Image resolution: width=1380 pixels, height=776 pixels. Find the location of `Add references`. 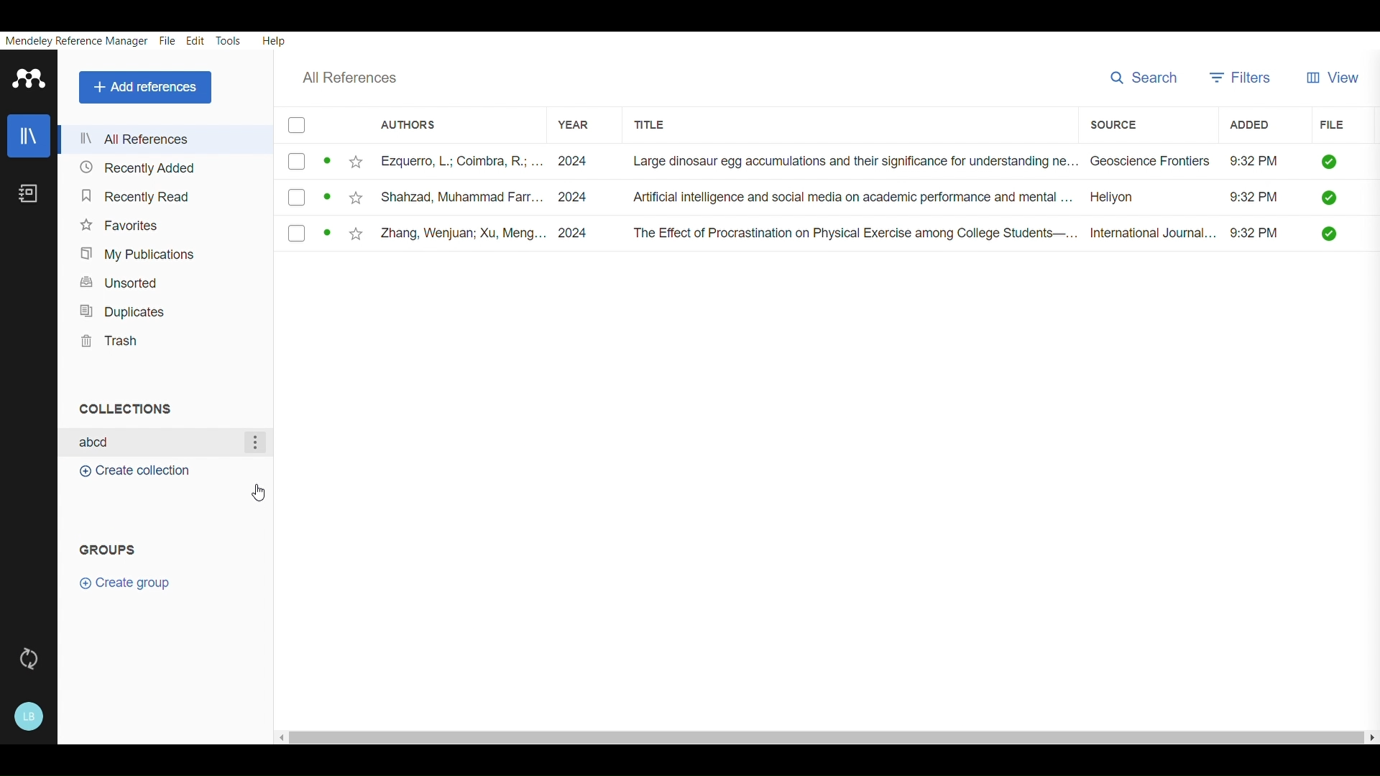

Add references is located at coordinates (143, 86).